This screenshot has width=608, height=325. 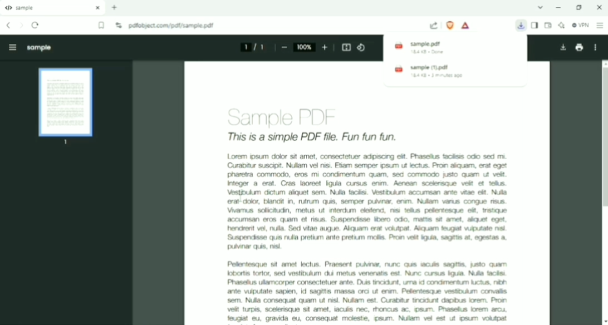 I want to click on Zoom out, so click(x=284, y=48).